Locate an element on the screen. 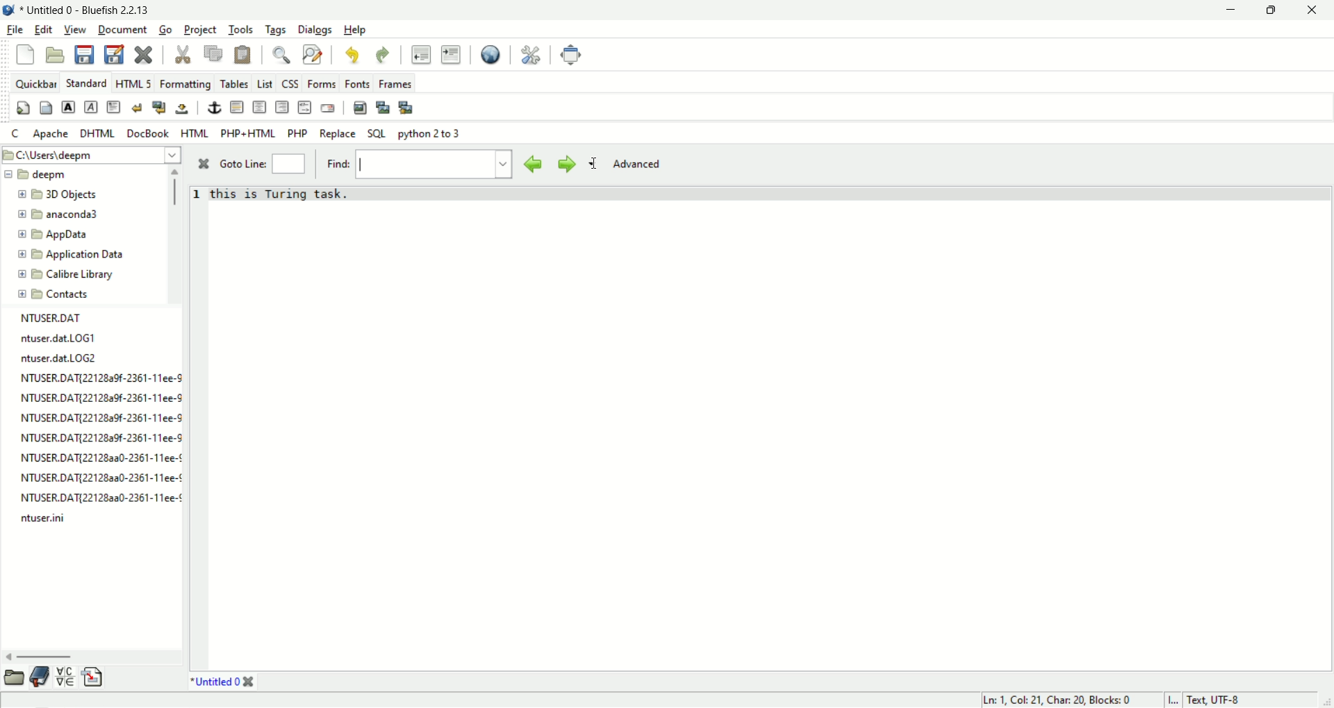 This screenshot has width=1334, height=708. C:\Users\deepm is located at coordinates (92, 153).